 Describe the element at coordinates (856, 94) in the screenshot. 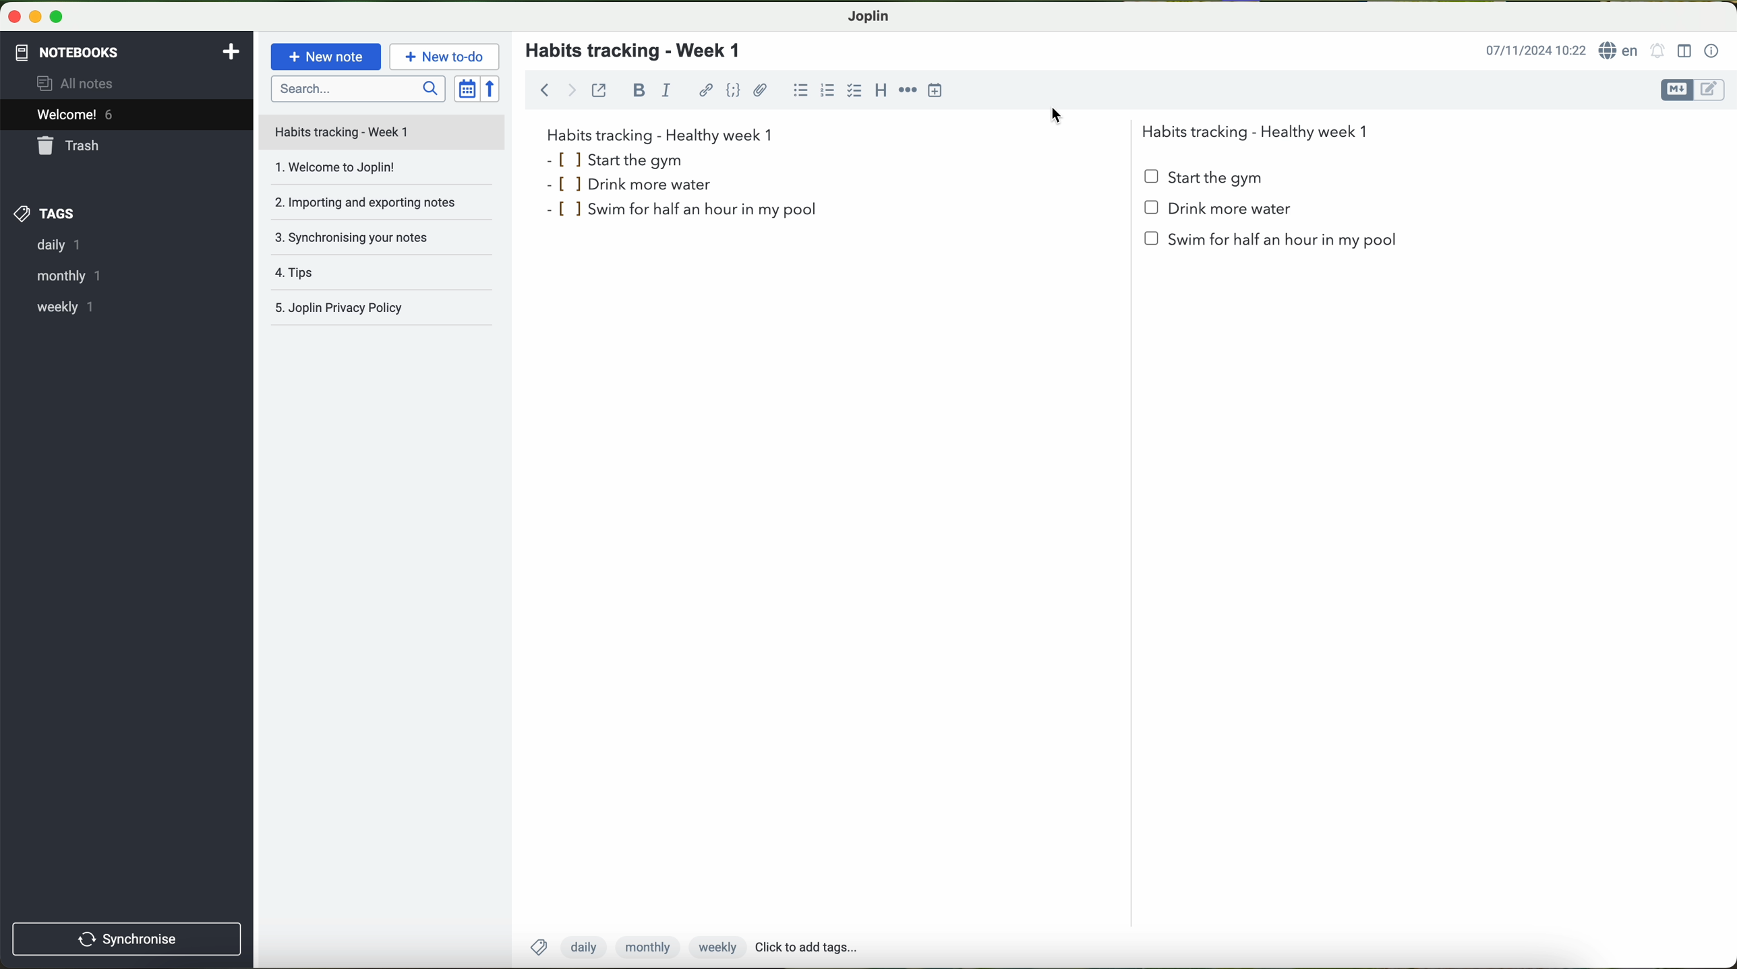

I see `cursor on checkbox` at that location.